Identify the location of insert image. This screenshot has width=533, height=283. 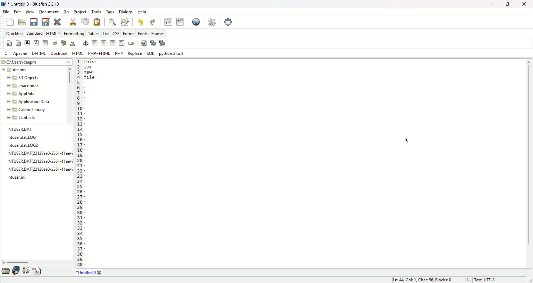
(144, 43).